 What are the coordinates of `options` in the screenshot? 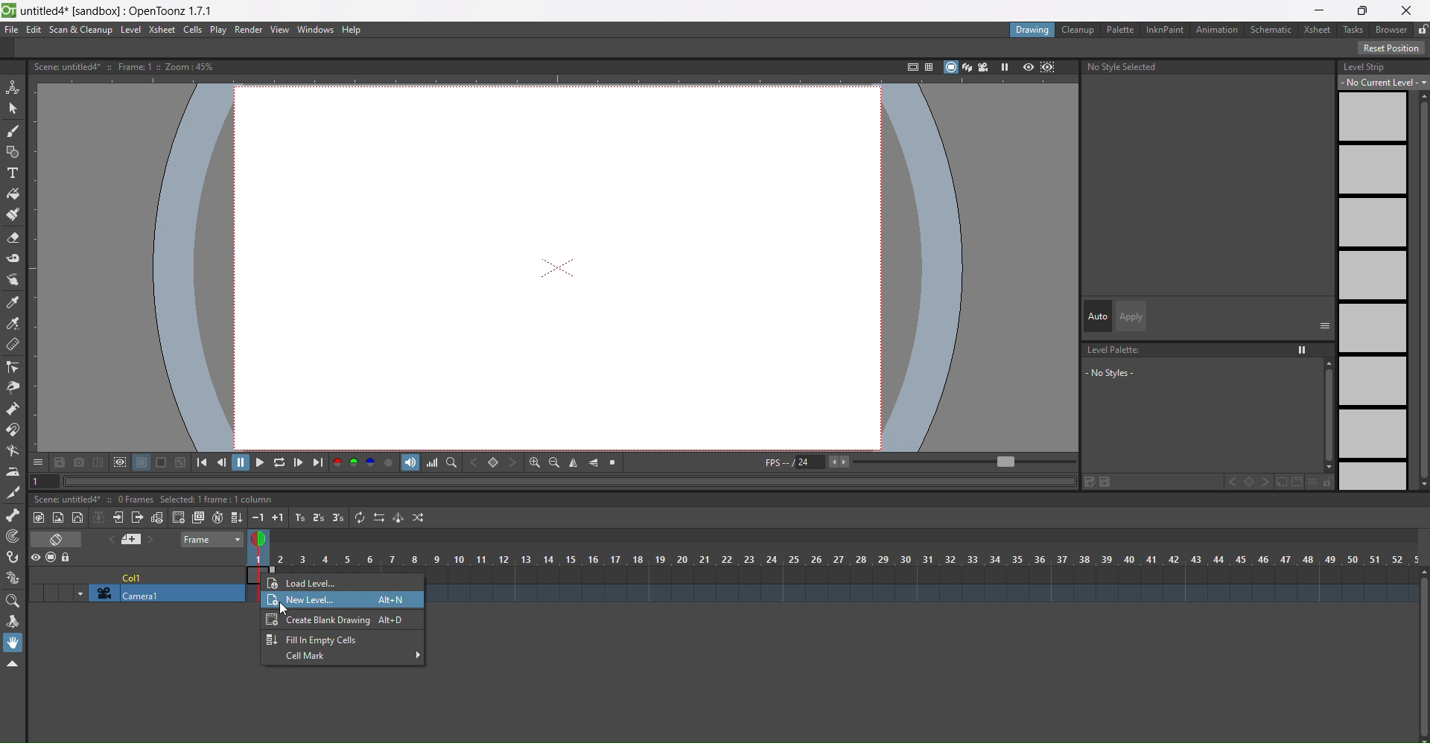 It's located at (1325, 325).